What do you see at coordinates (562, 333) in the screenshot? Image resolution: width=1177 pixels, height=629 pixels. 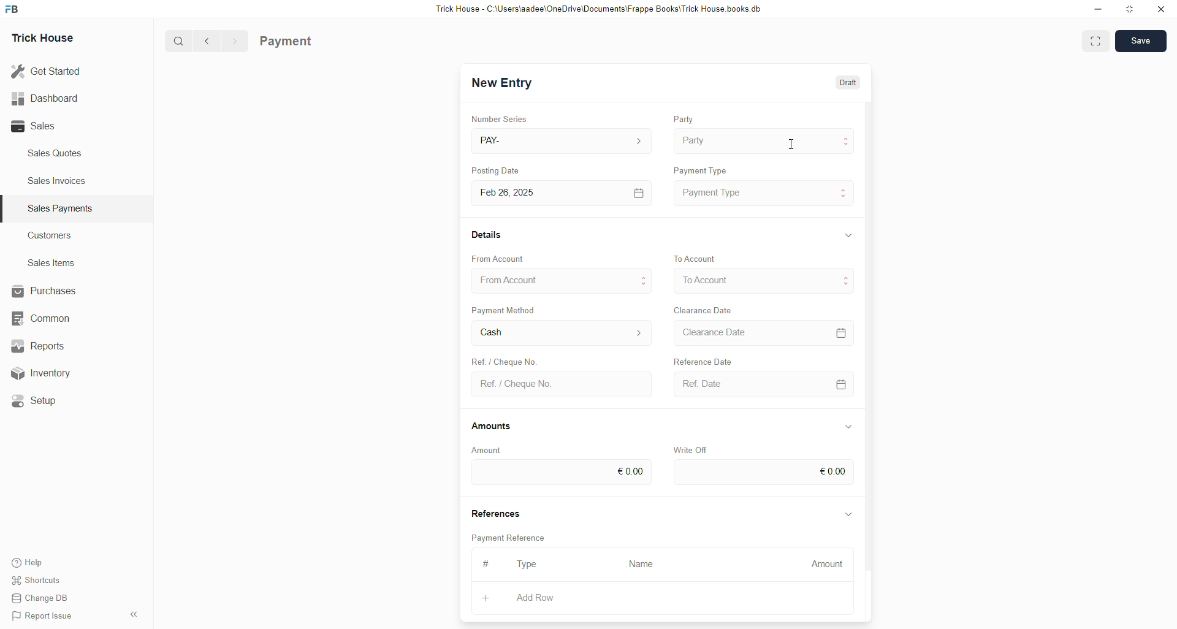 I see `Cash` at bounding box center [562, 333].